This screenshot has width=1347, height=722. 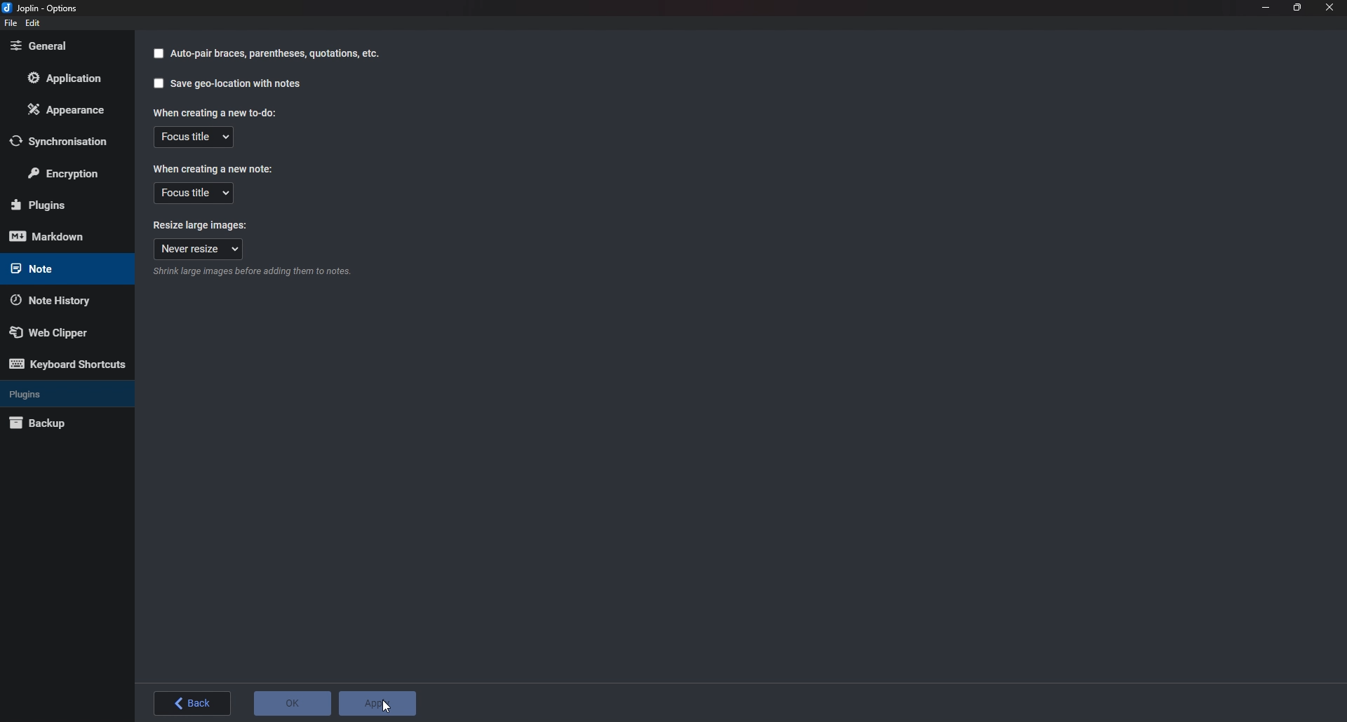 I want to click on cursor, so click(x=387, y=706).